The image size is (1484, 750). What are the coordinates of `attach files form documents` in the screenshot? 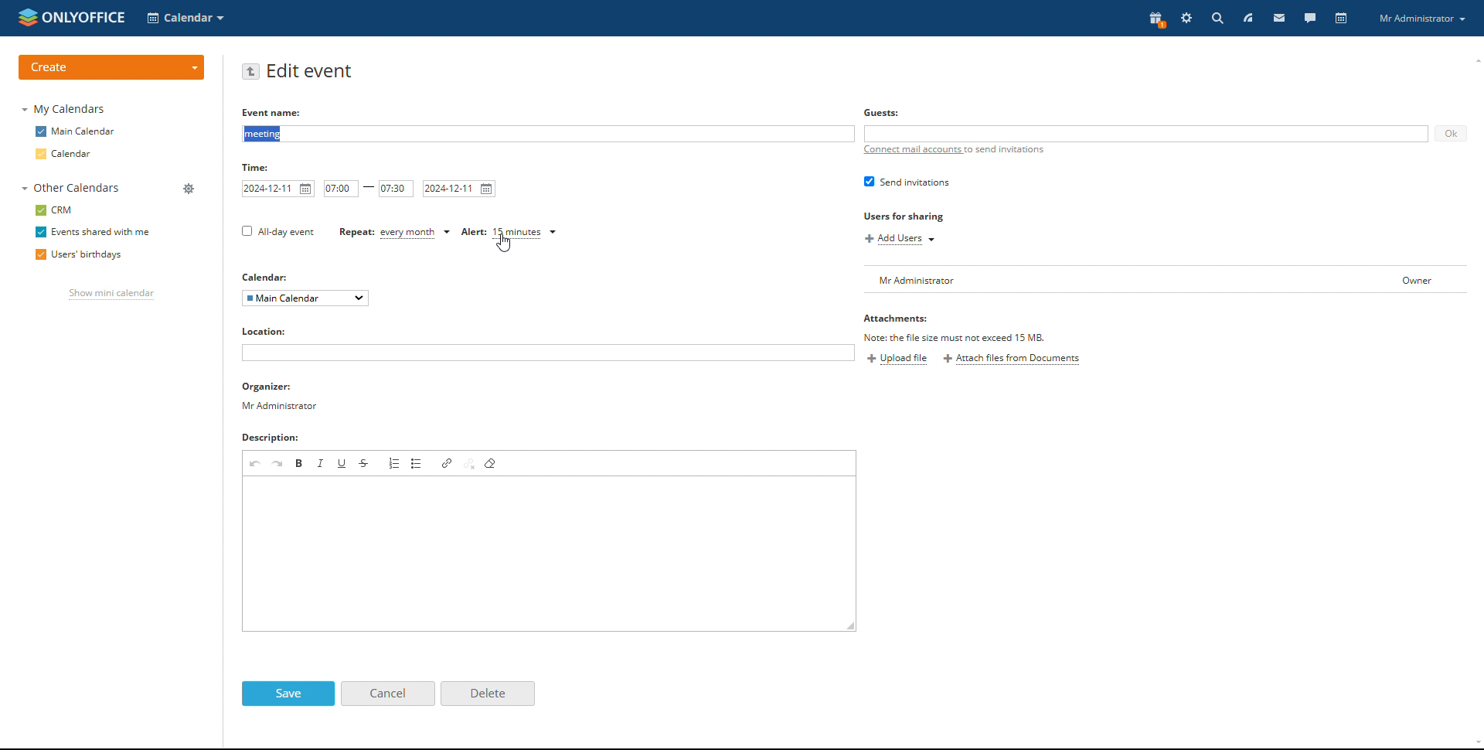 It's located at (1012, 360).